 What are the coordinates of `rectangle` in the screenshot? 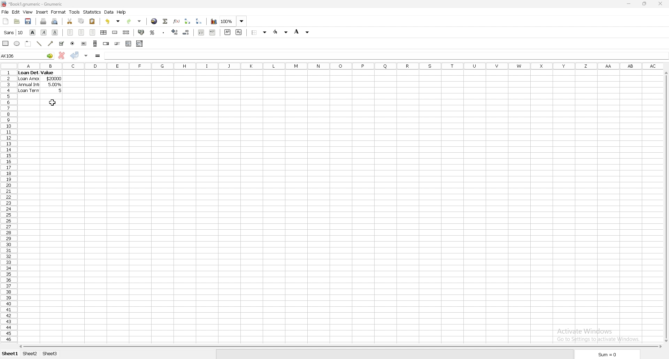 It's located at (6, 43).